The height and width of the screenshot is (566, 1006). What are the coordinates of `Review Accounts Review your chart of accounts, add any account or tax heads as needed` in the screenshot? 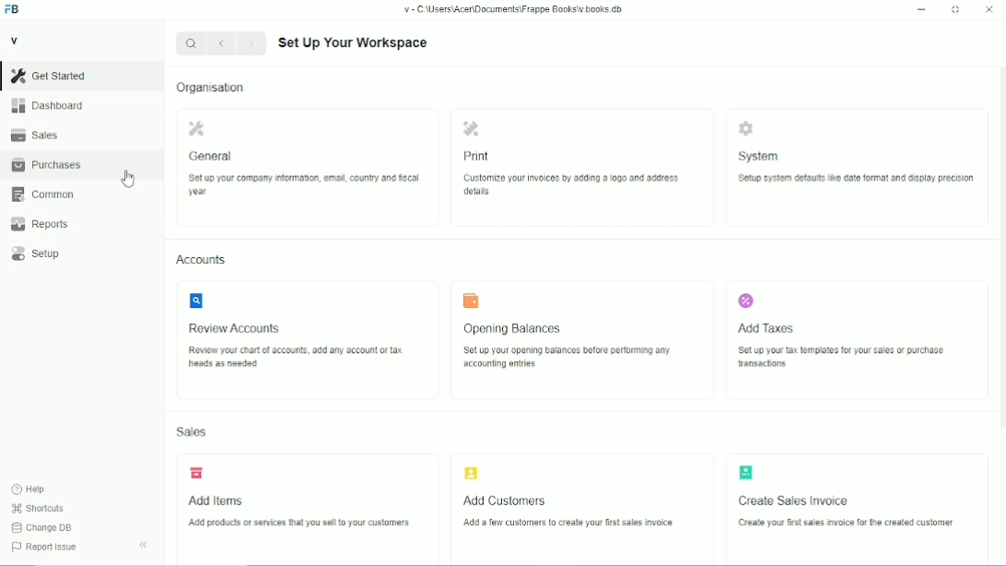 It's located at (309, 341).